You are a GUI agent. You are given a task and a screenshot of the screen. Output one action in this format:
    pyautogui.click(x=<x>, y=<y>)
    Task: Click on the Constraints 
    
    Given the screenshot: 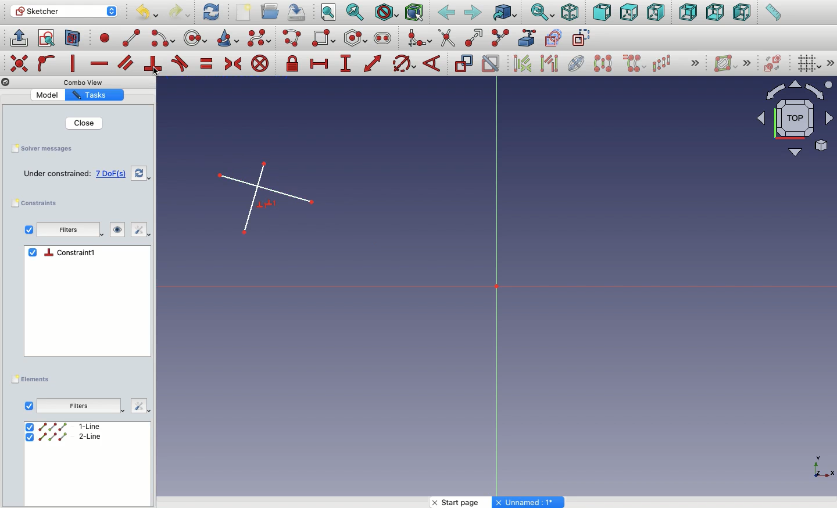 What is the action you would take?
    pyautogui.click(x=37, y=203)
    